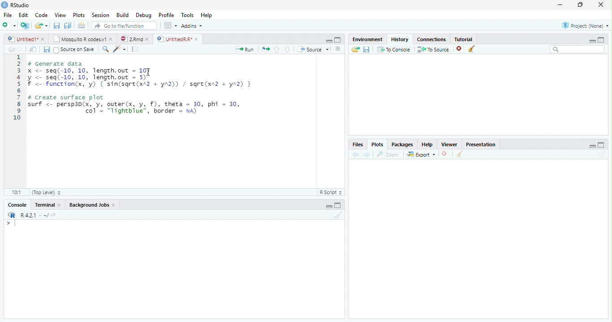 This screenshot has height=322, width=612. What do you see at coordinates (11, 225) in the screenshot?
I see `New line` at bounding box center [11, 225].